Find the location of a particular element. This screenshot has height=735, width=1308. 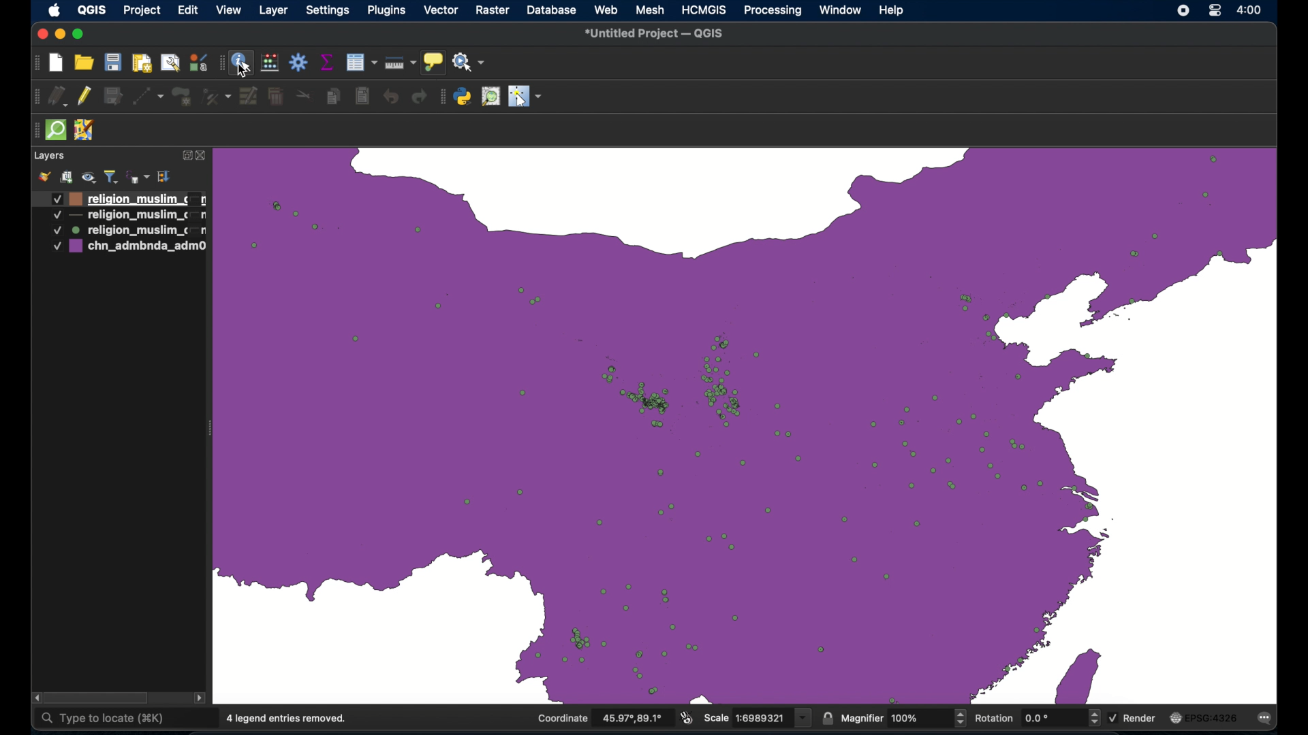

open attribute table is located at coordinates (363, 63).